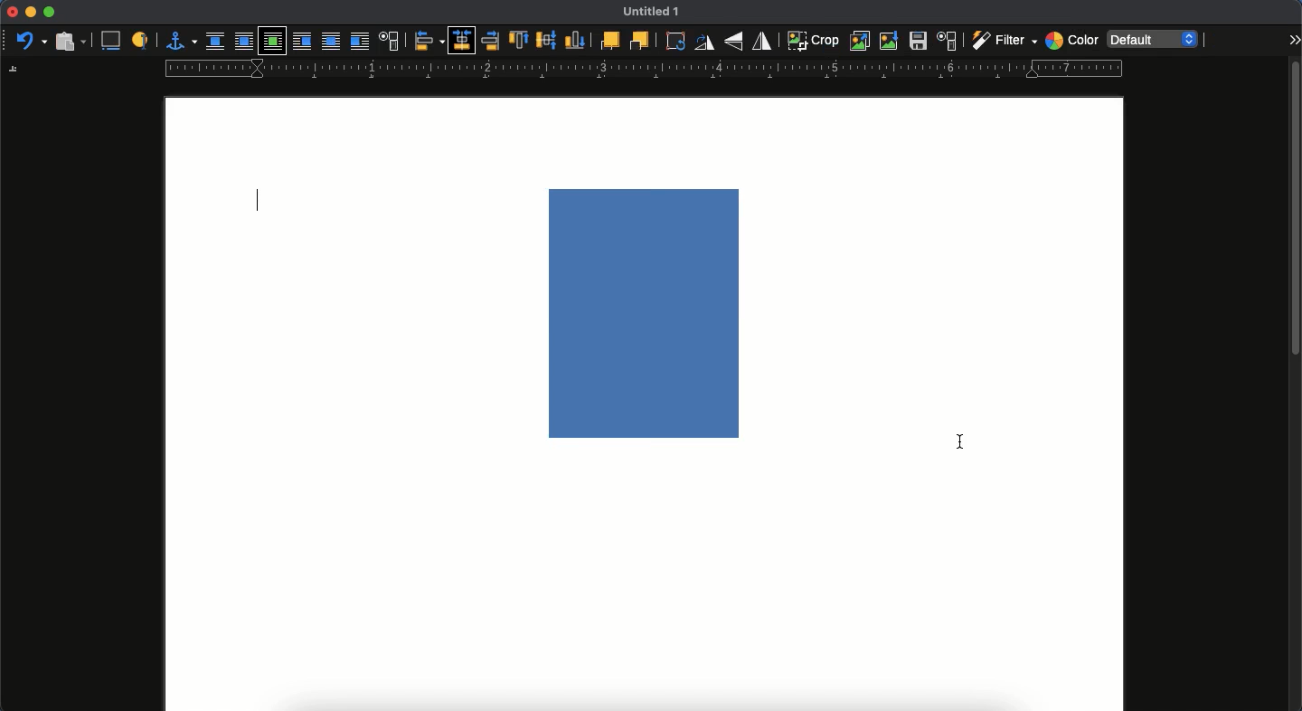 The width and height of the screenshot is (1302, 711). What do you see at coordinates (245, 43) in the screenshot?
I see `parallel` at bounding box center [245, 43].